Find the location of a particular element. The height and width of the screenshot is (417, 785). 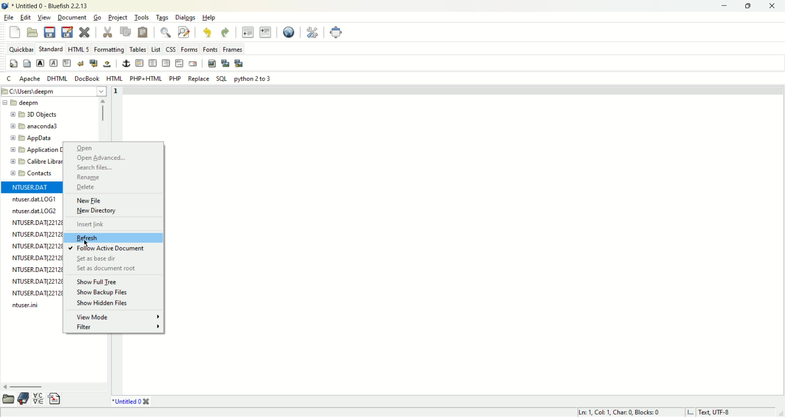

cursor is located at coordinates (87, 242).